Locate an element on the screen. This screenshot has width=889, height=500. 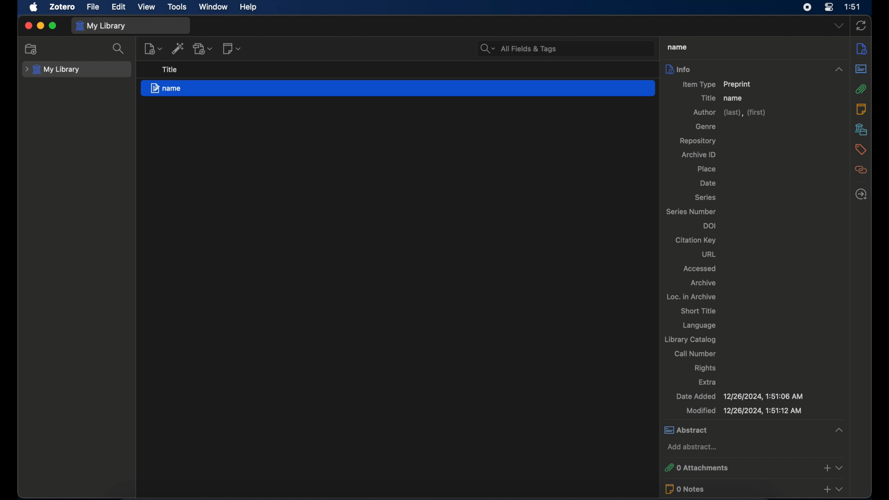
url is located at coordinates (711, 255).